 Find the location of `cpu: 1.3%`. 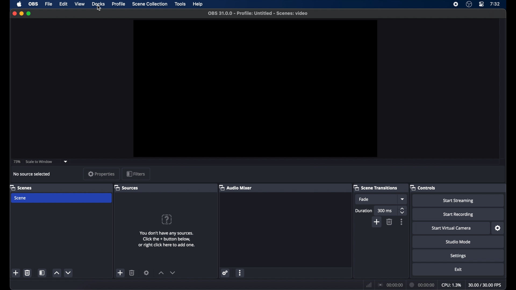

cpu: 1.3% is located at coordinates (451, 284).